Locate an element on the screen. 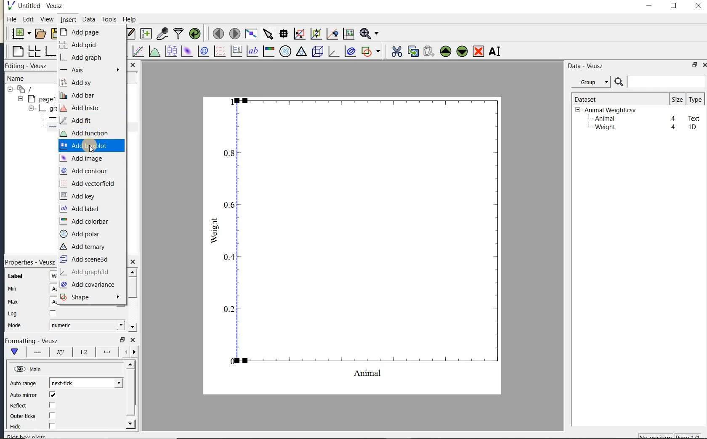 Image resolution: width=707 pixels, height=439 pixels. Max is located at coordinates (13, 301).